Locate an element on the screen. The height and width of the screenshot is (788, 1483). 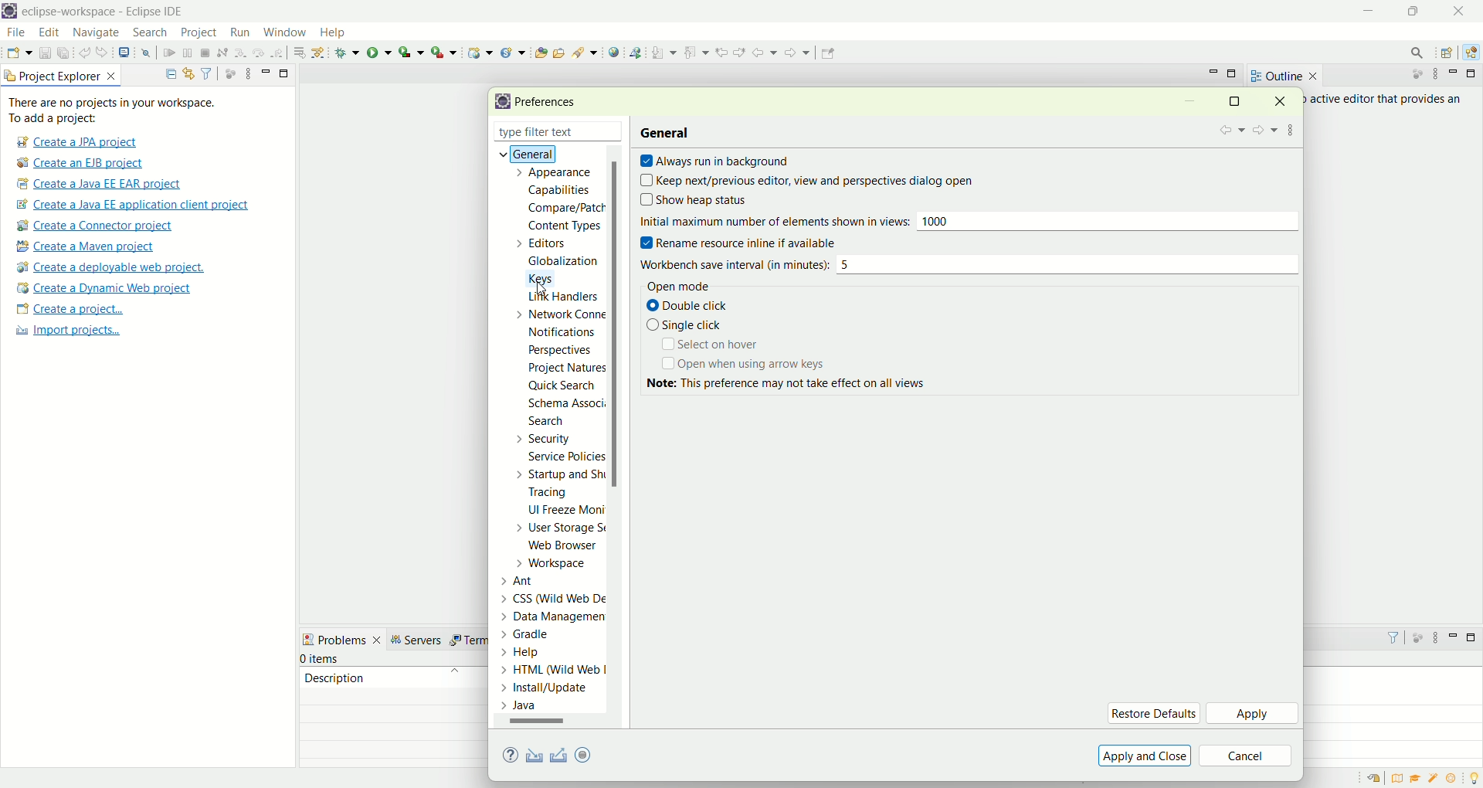
maximize is located at coordinates (1234, 75).